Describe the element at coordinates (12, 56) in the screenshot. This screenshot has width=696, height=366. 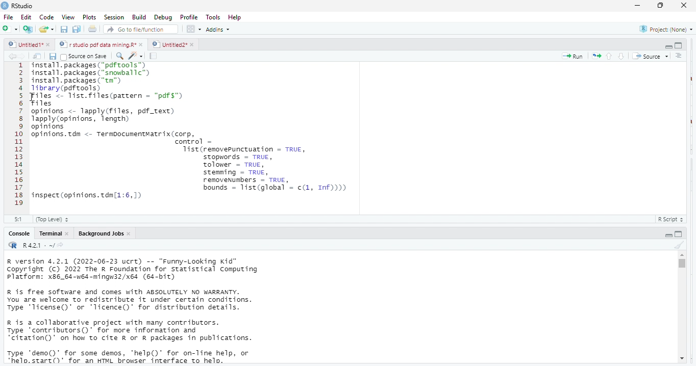
I see `go back to the previous source location` at that location.